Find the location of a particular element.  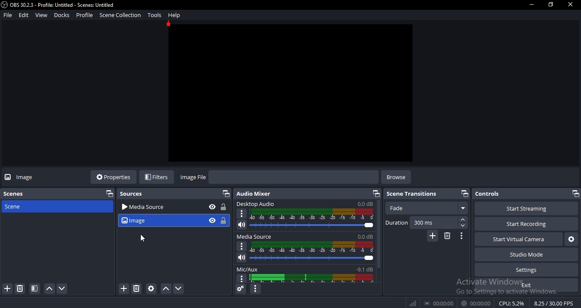

profile is located at coordinates (84, 16).